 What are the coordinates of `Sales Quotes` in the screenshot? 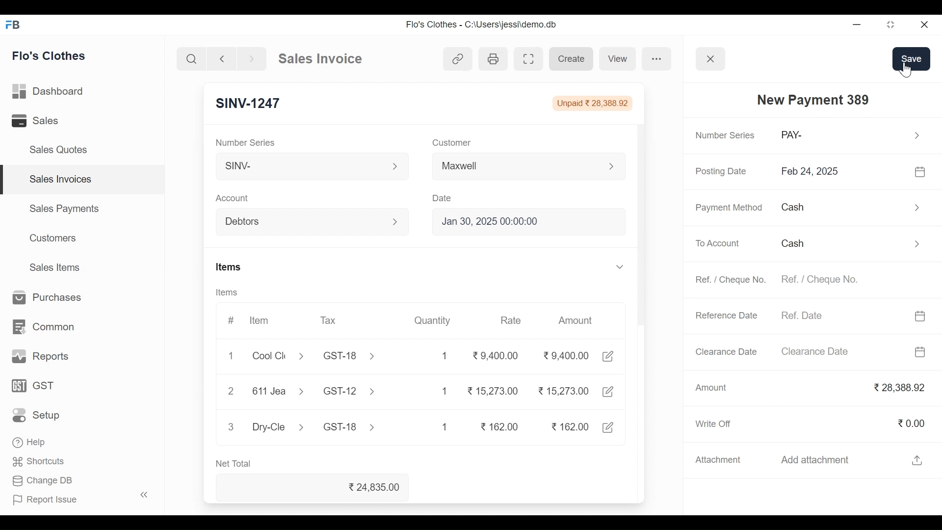 It's located at (57, 150).